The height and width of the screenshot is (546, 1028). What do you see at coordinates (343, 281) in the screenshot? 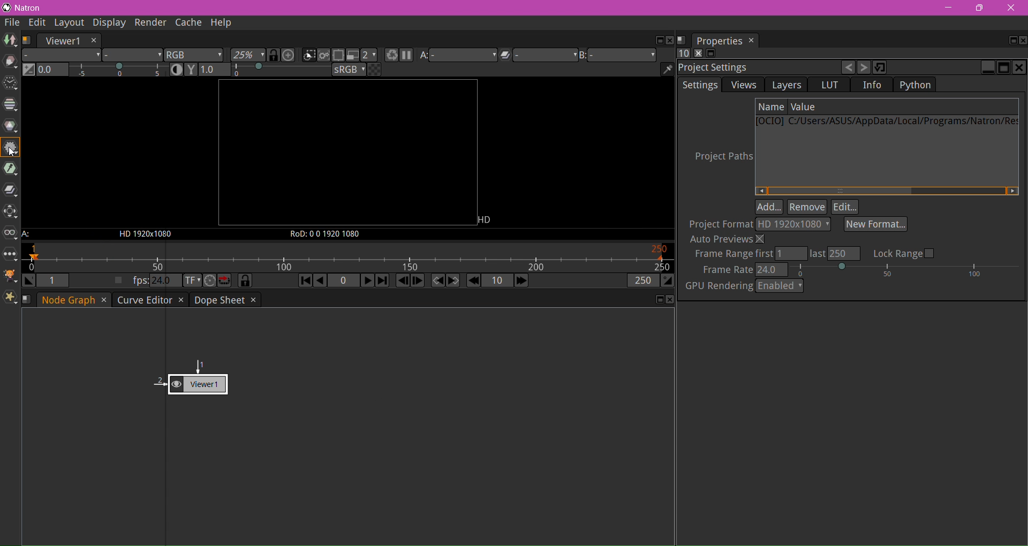
I see `Current Farme Number` at bounding box center [343, 281].